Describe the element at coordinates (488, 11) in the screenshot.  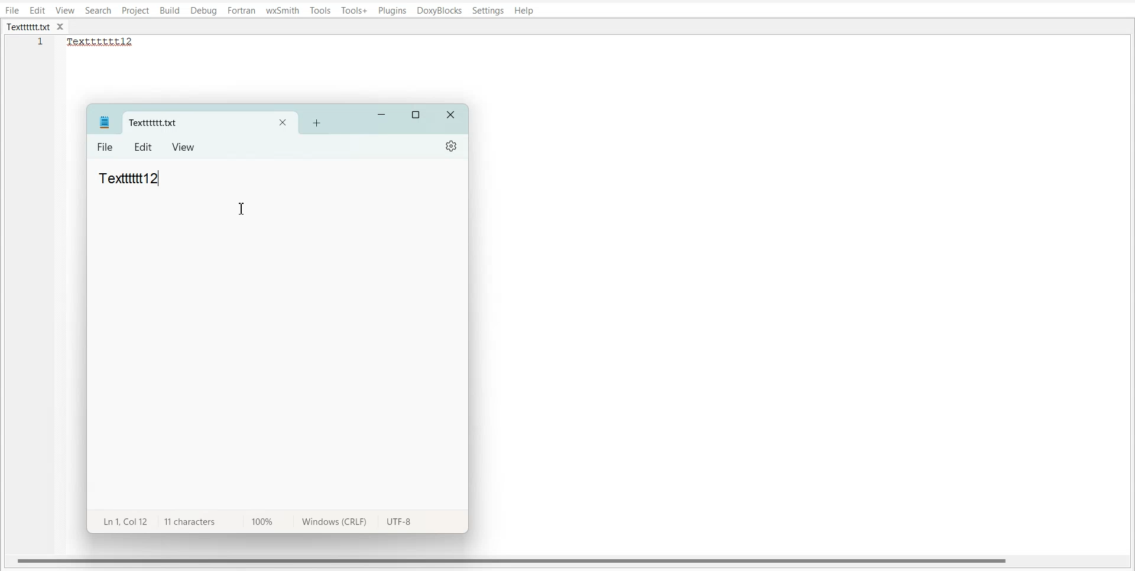
I see `Settings` at that location.